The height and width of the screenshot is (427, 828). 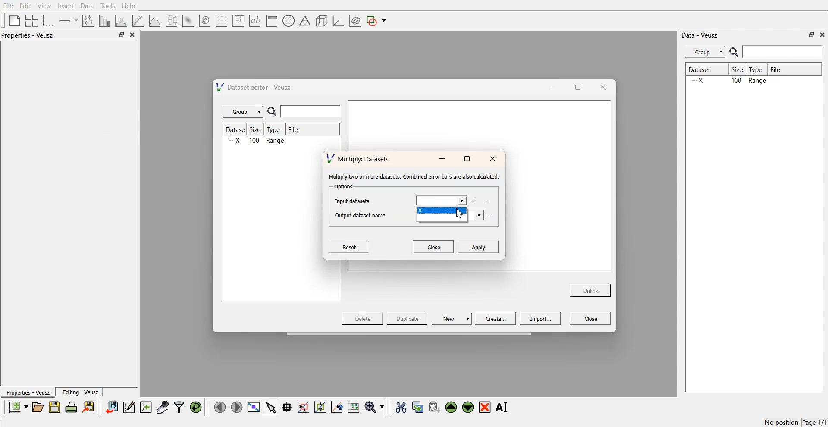 What do you see at coordinates (442, 159) in the screenshot?
I see `minimise` at bounding box center [442, 159].